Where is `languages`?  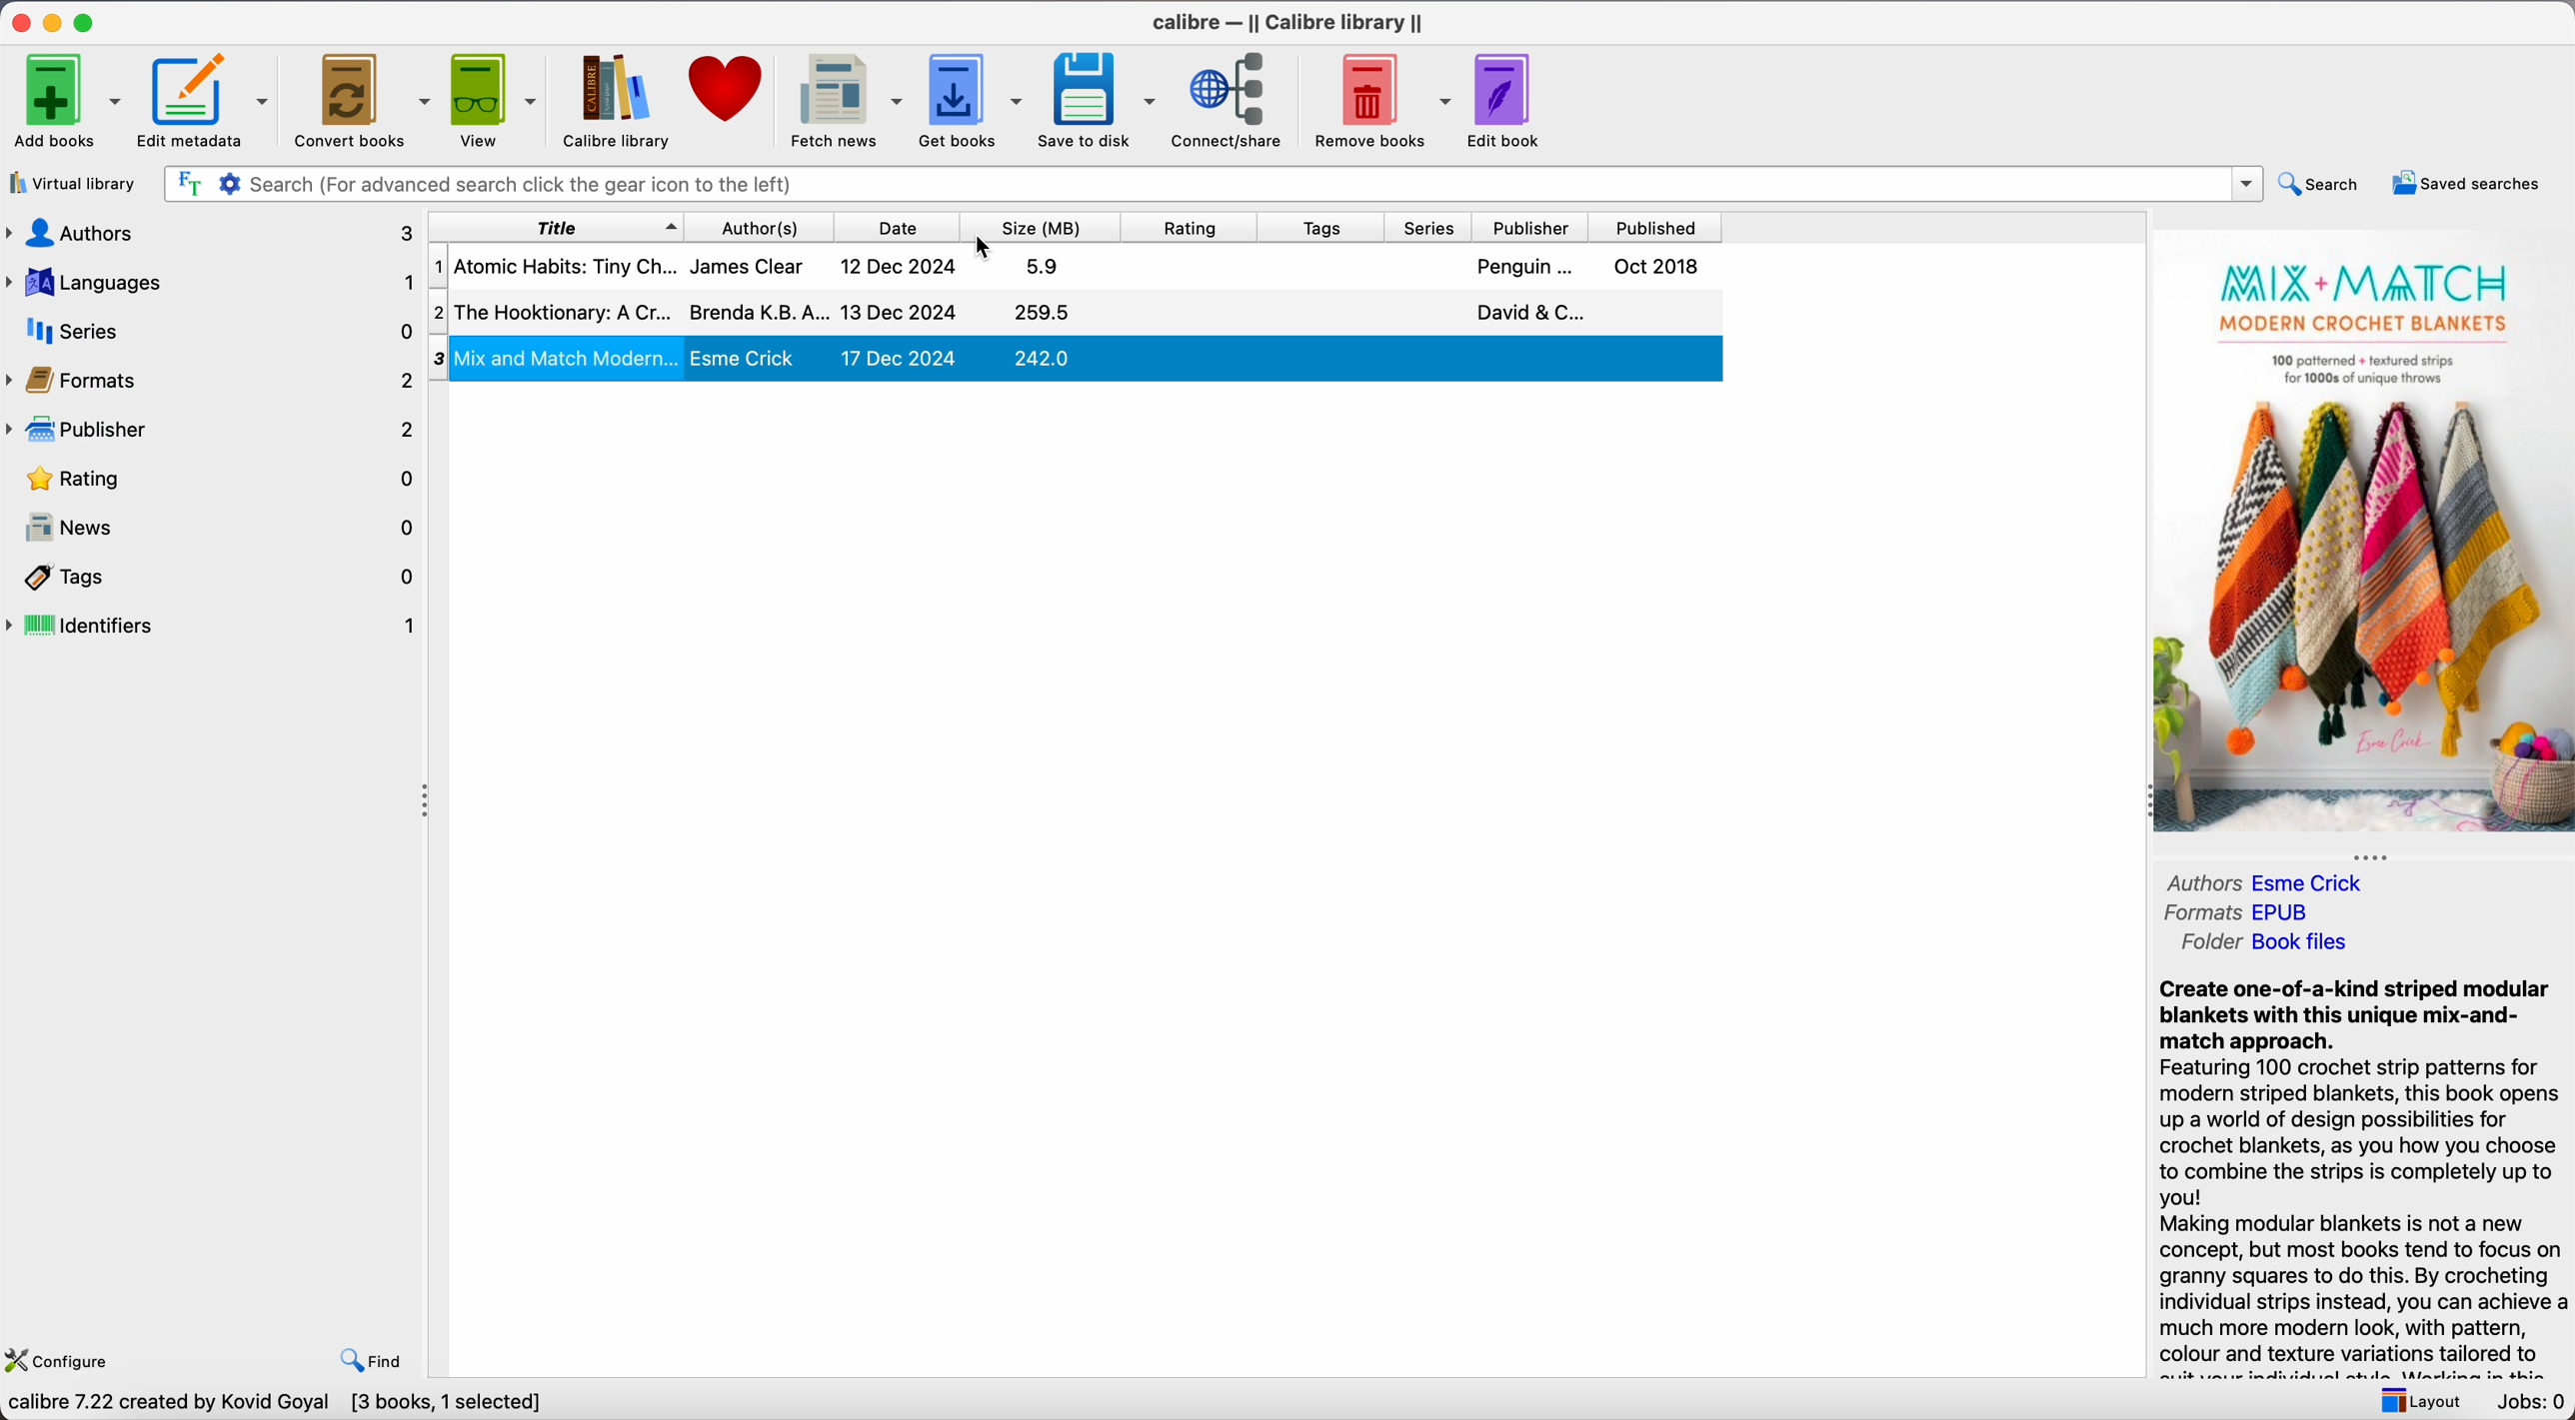 languages is located at coordinates (208, 283).